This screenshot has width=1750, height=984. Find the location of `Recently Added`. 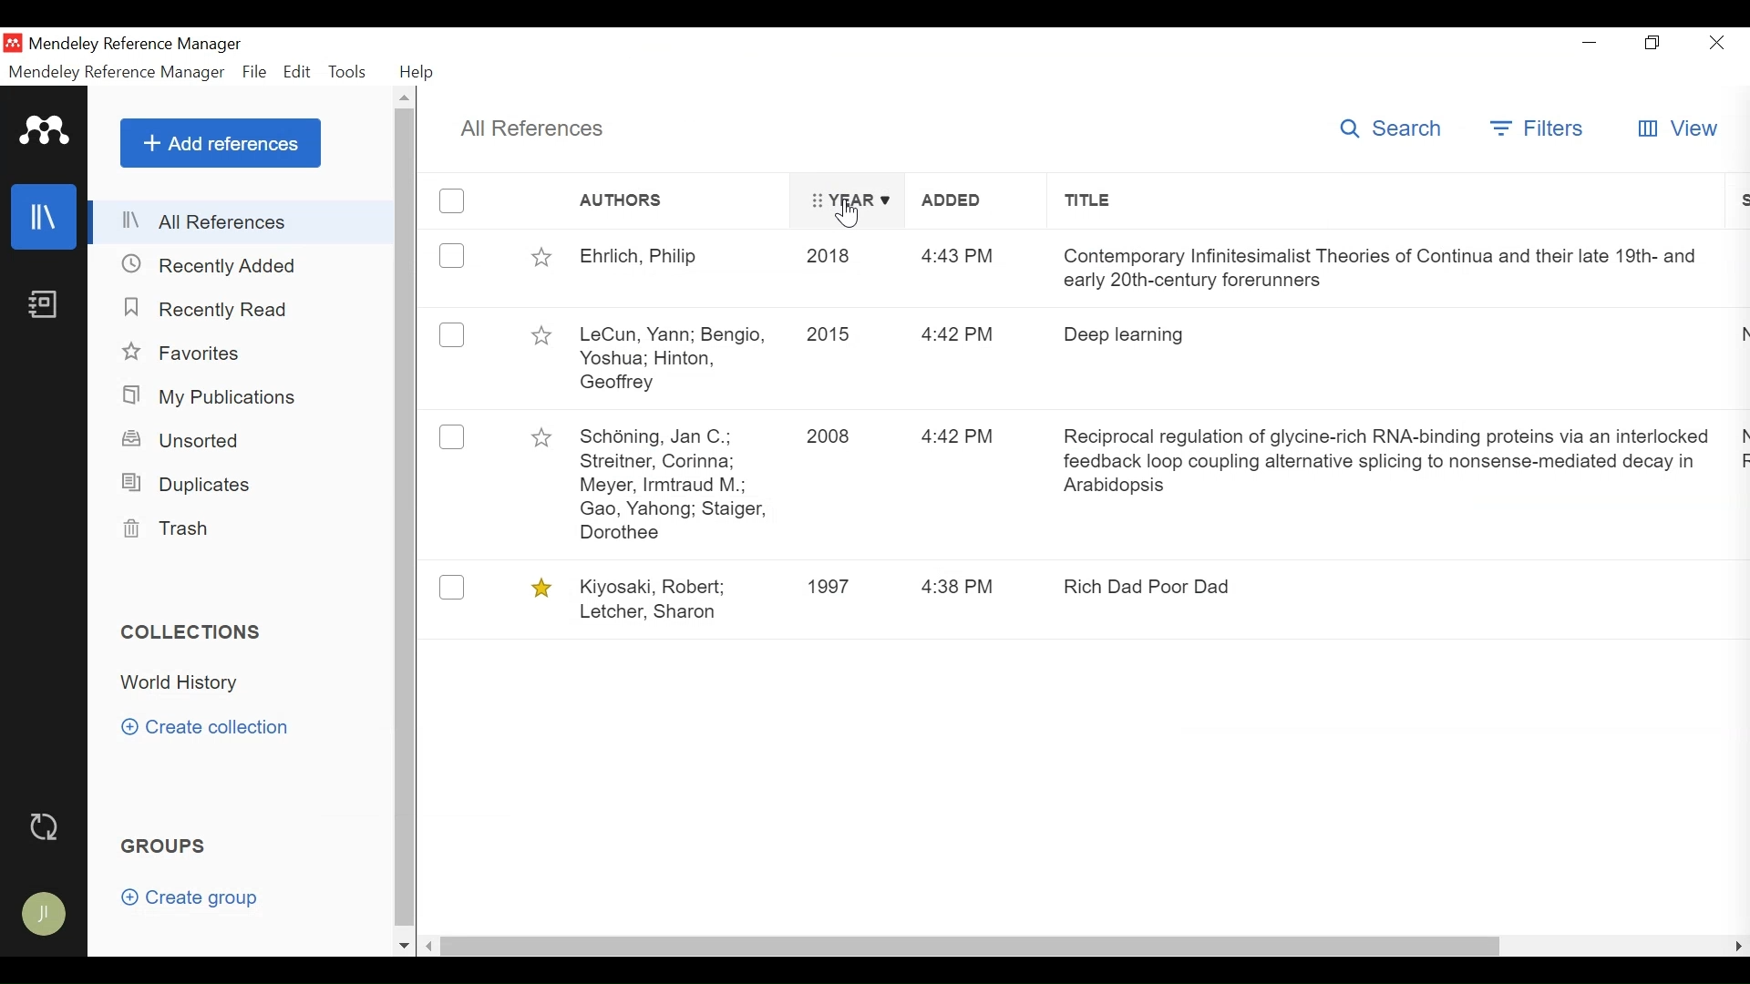

Recently Added is located at coordinates (214, 266).